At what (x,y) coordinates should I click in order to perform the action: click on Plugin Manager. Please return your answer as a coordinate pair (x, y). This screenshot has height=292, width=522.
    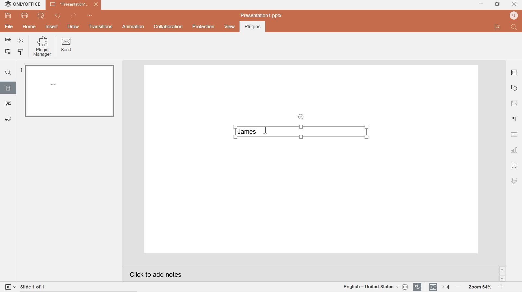
    Looking at the image, I should click on (43, 46).